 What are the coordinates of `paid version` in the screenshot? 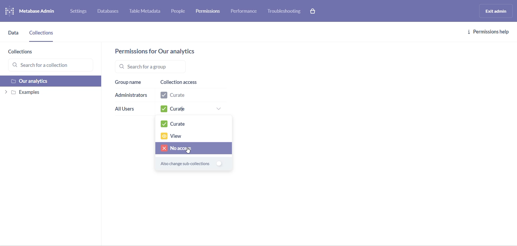 It's located at (315, 11).